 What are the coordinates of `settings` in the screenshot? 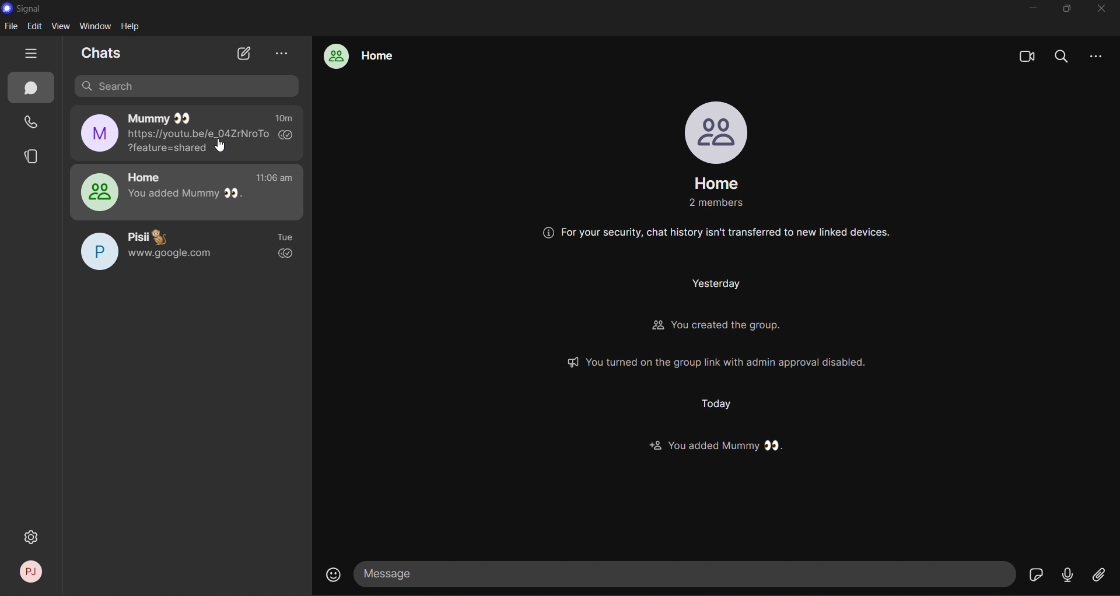 It's located at (33, 538).